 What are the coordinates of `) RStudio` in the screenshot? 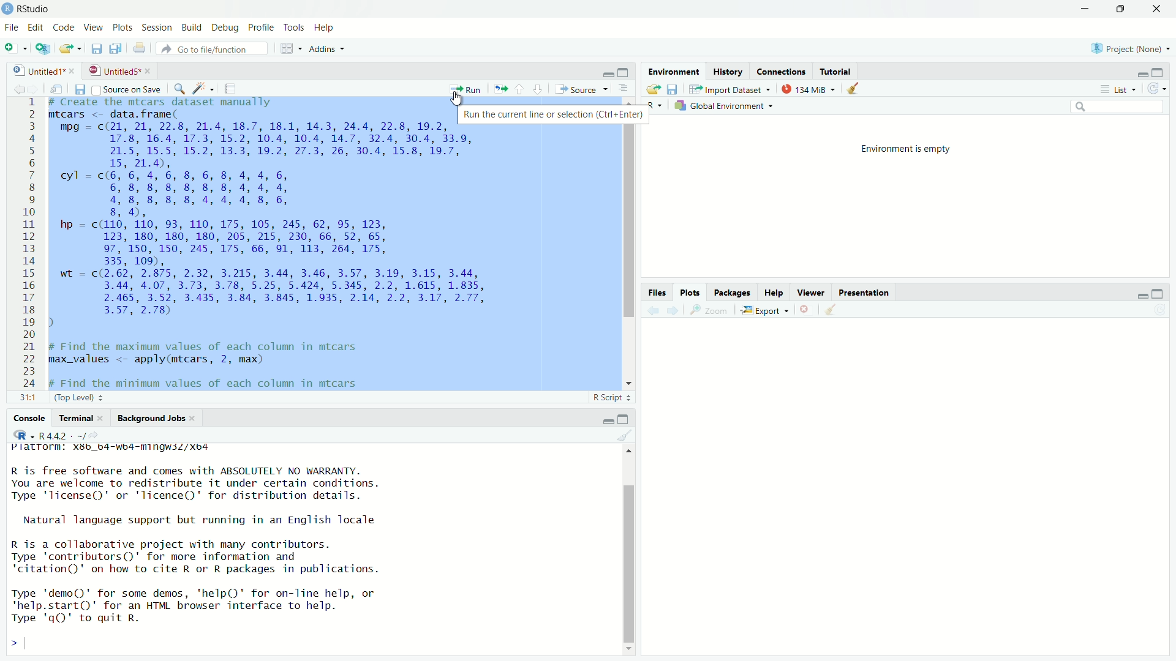 It's located at (29, 8).